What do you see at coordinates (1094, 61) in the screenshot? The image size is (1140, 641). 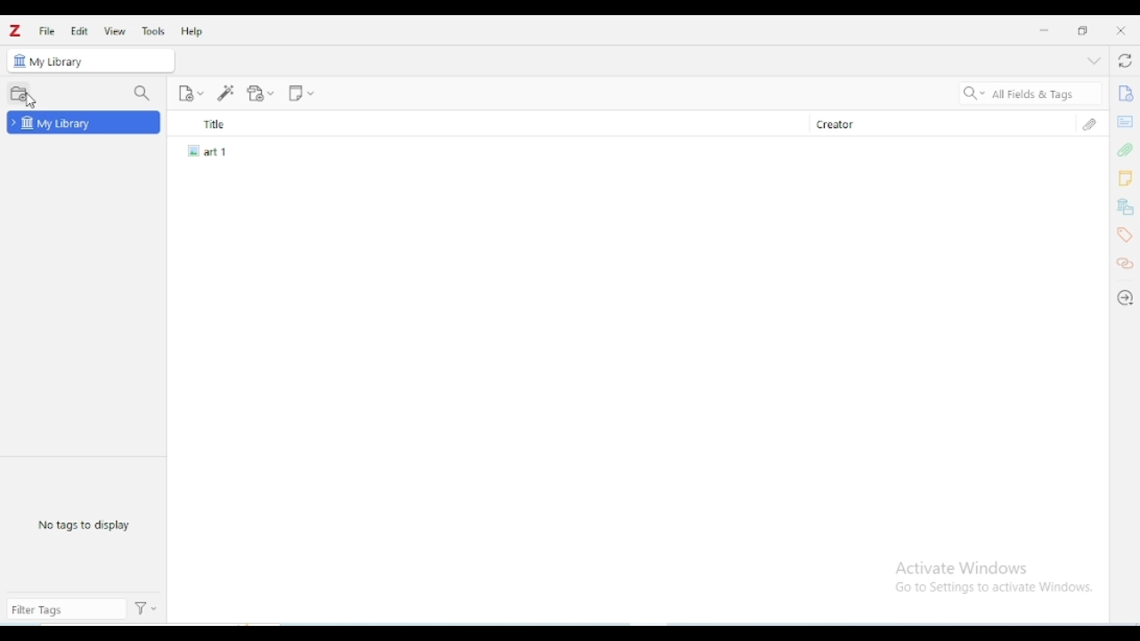 I see `collapse section` at bounding box center [1094, 61].